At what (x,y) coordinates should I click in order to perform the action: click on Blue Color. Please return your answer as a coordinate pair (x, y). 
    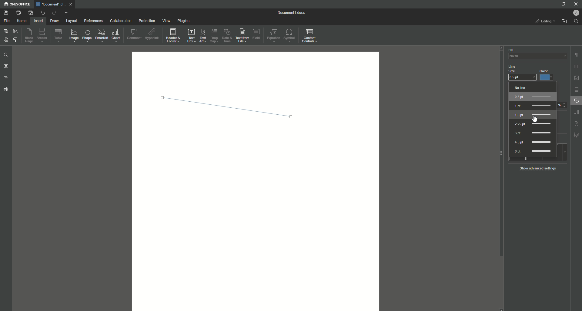
    Looking at the image, I should click on (548, 75).